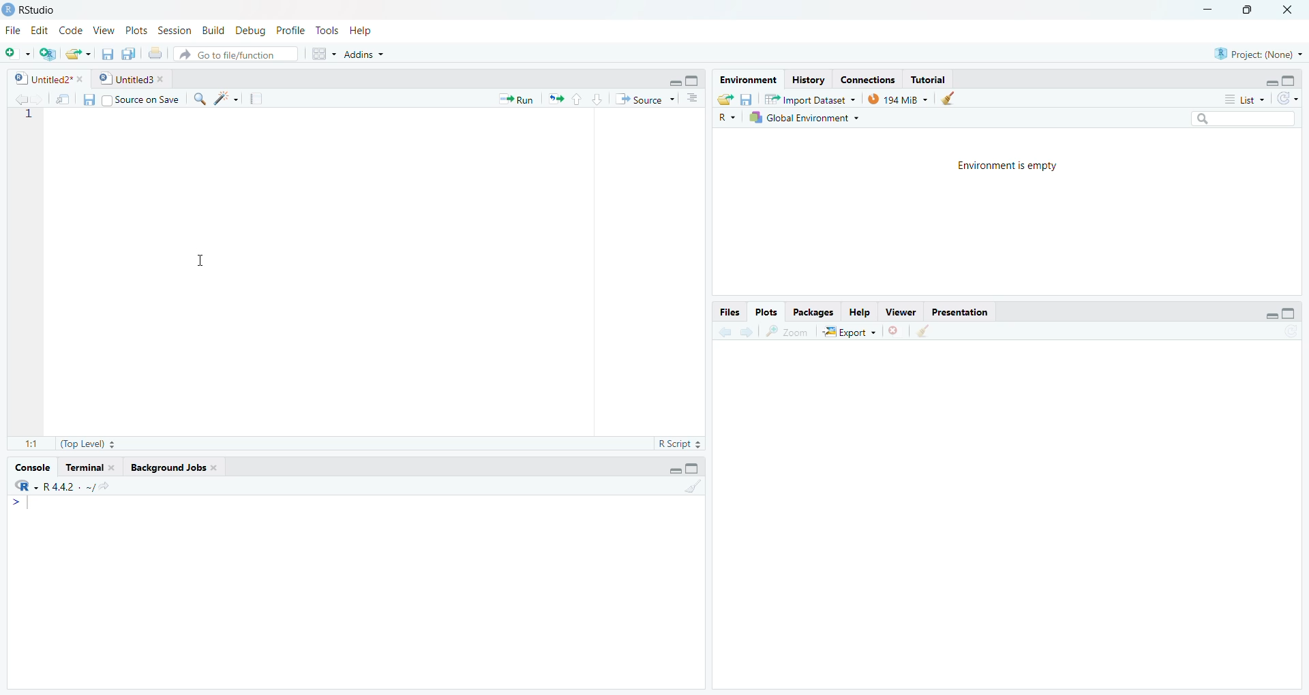 The height and width of the screenshot is (695, 1309). I want to click on code tools, so click(228, 98).